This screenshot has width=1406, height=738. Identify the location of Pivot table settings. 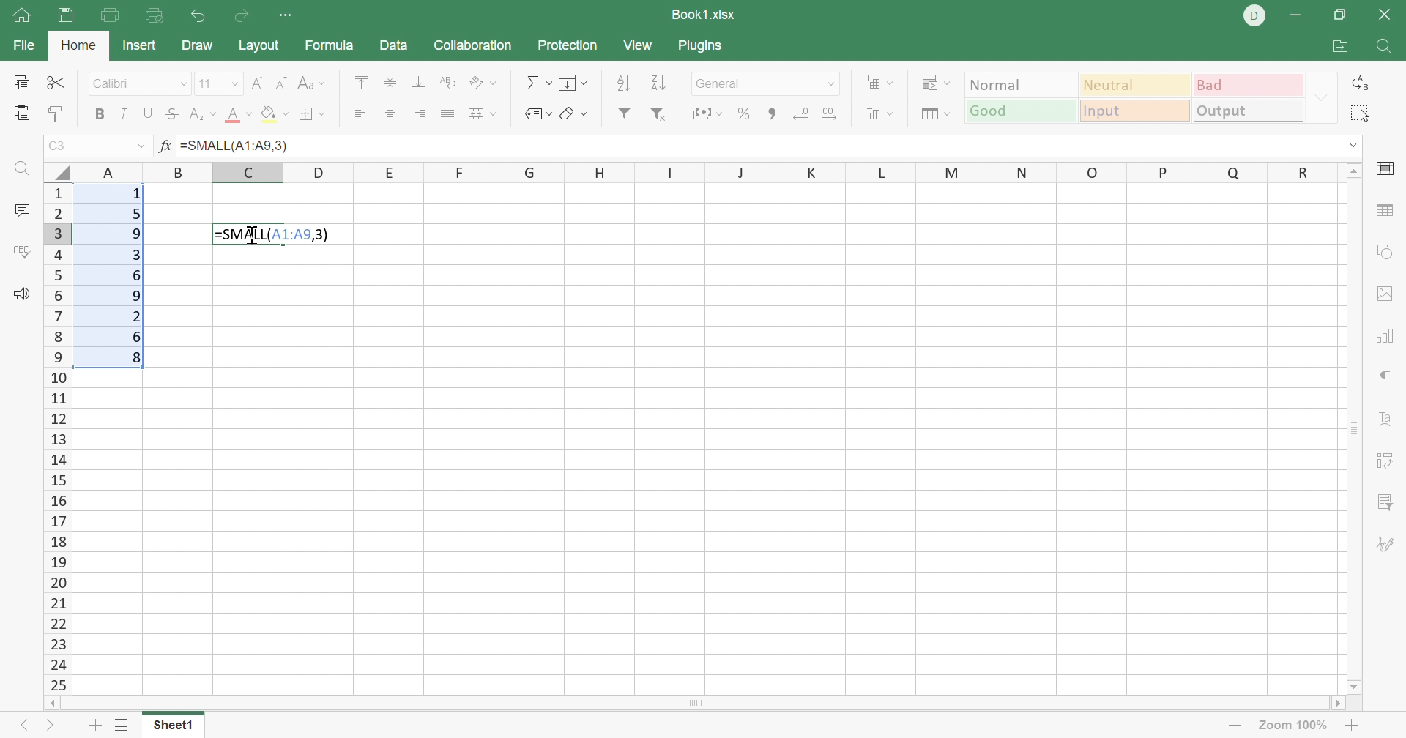
(1388, 462).